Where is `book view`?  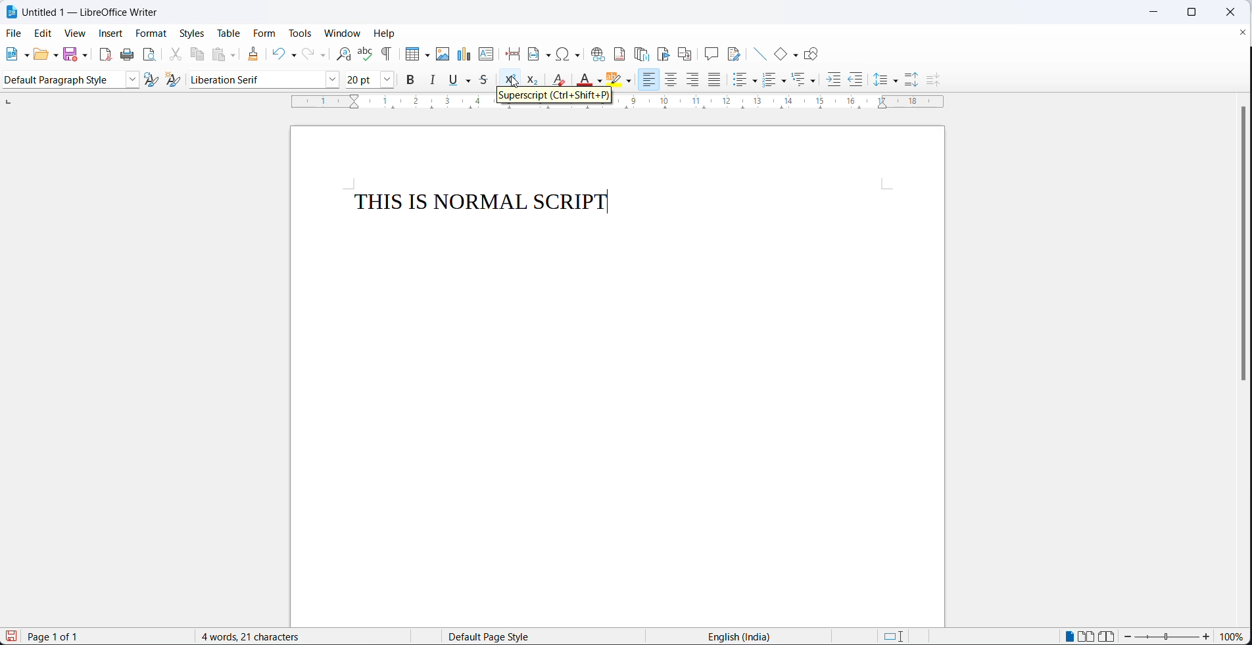 book view is located at coordinates (1109, 636).